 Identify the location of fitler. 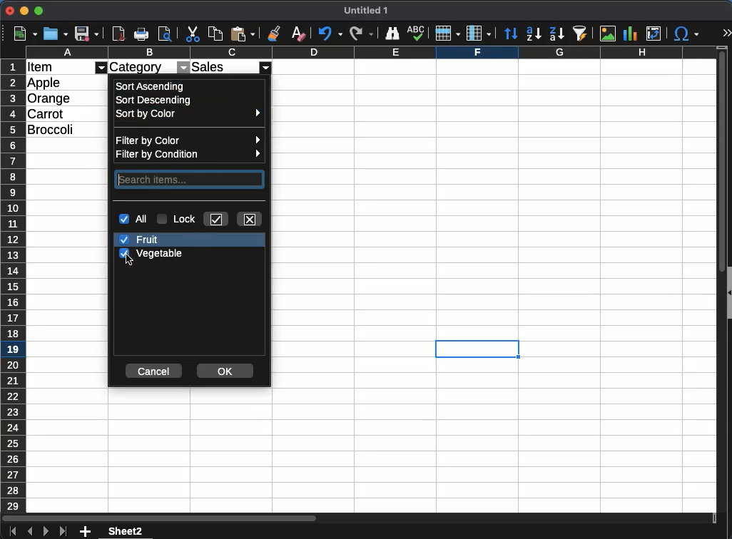
(103, 67).